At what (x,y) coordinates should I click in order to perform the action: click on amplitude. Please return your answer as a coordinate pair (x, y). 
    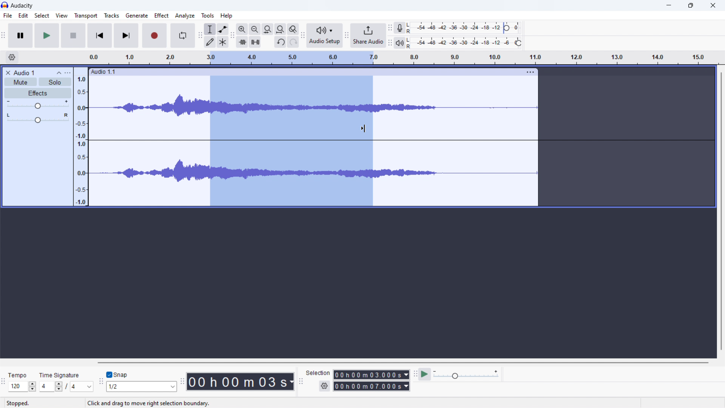
    Looking at the image, I should click on (82, 141).